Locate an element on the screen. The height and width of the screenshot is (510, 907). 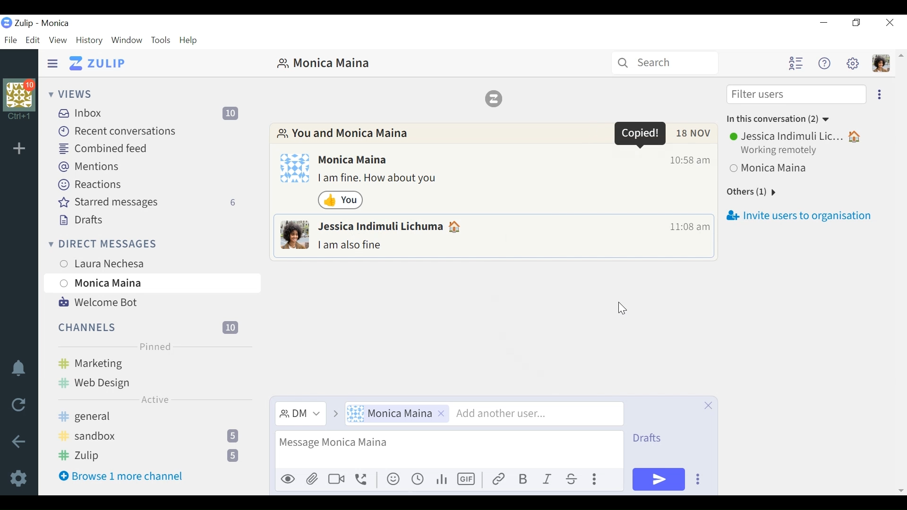
Cursor is located at coordinates (153, 293).